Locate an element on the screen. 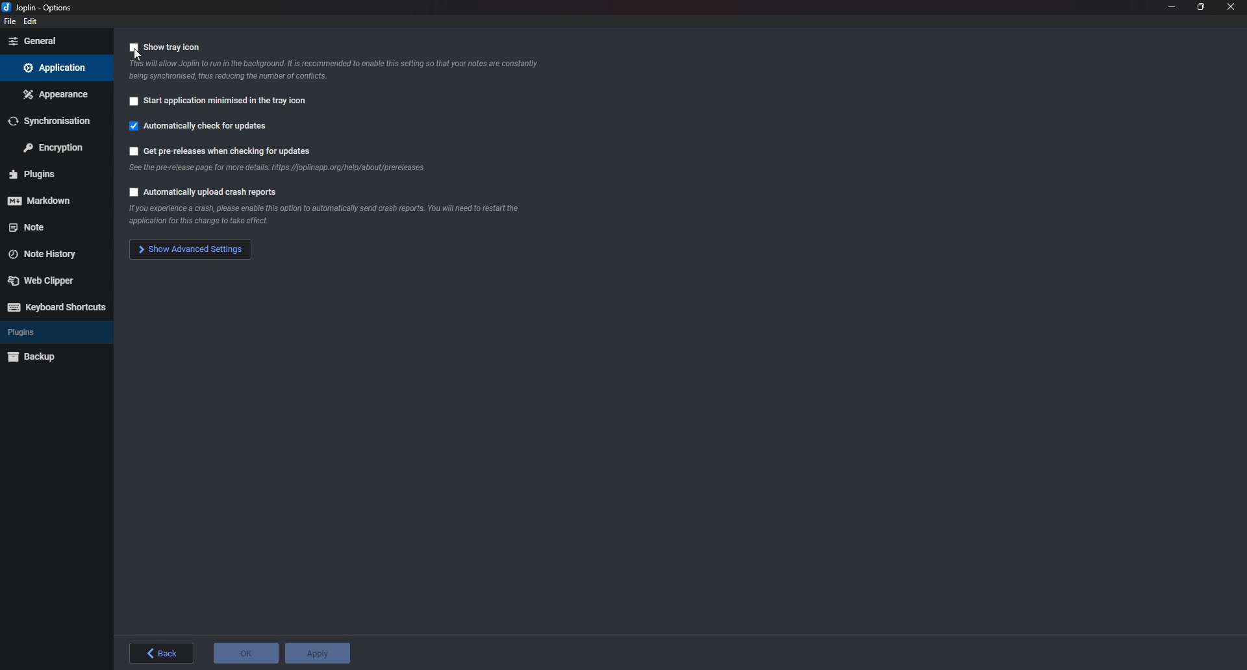  Application is located at coordinates (56, 68).